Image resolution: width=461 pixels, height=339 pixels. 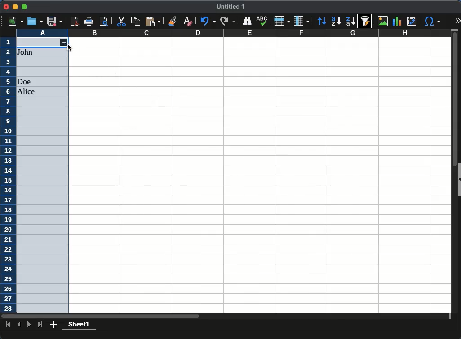 What do you see at coordinates (412, 21) in the screenshot?
I see `pivot table` at bounding box center [412, 21].